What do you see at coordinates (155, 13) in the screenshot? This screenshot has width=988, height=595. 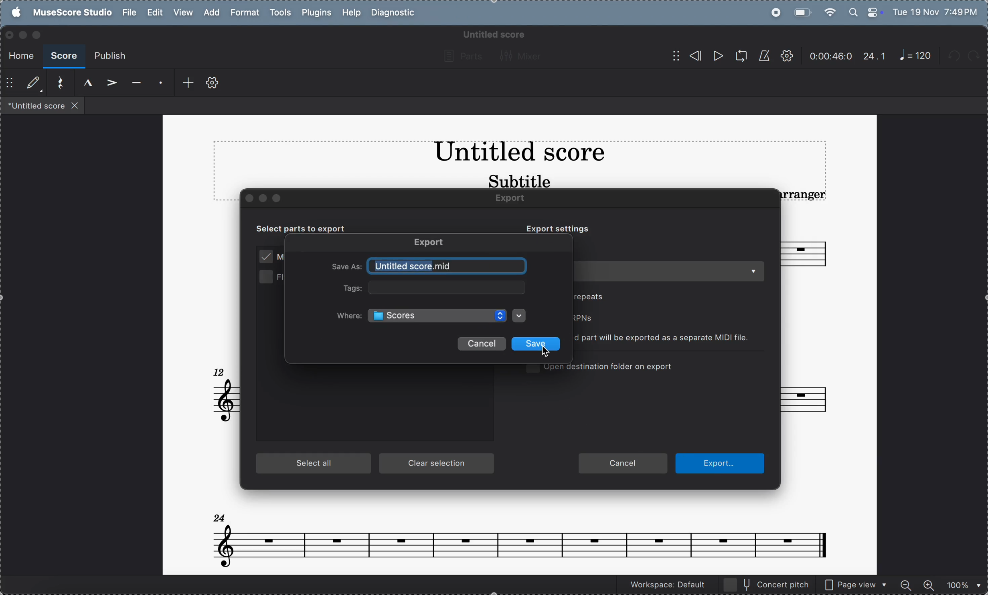 I see `edit` at bounding box center [155, 13].